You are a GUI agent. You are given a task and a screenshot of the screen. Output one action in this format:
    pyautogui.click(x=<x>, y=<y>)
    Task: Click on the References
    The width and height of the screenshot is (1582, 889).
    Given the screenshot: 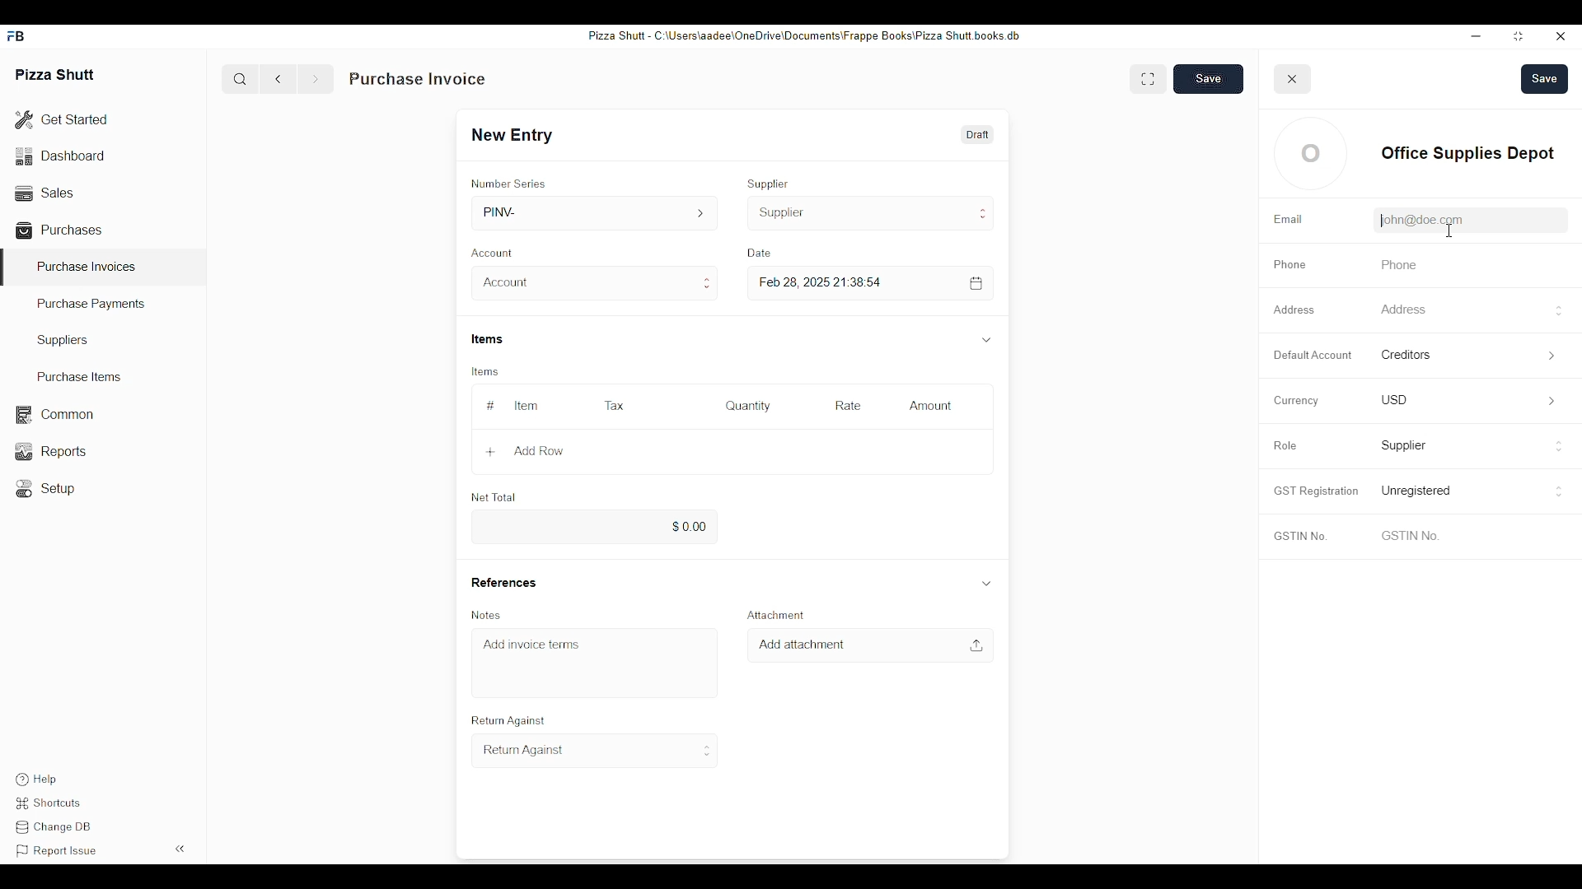 What is the action you would take?
    pyautogui.click(x=503, y=582)
    